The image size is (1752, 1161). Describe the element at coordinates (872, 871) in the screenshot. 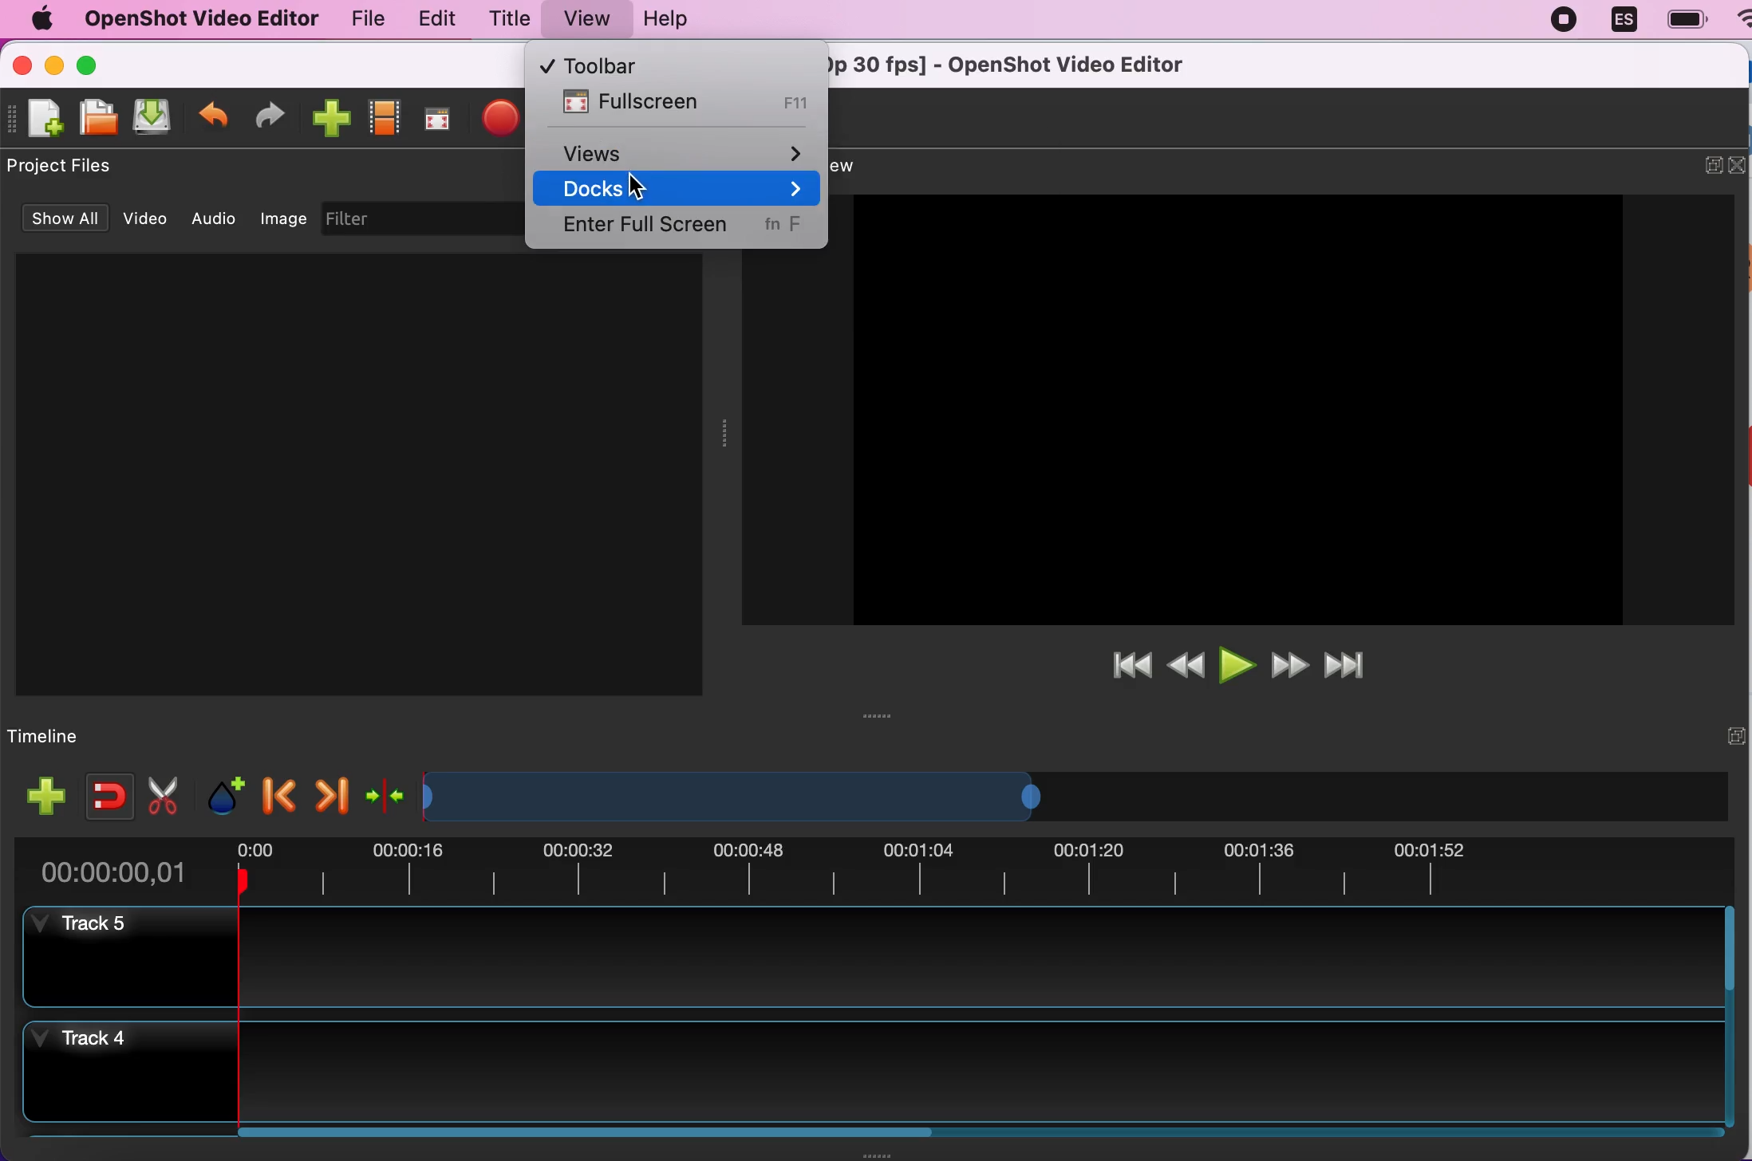

I see `time duration` at that location.